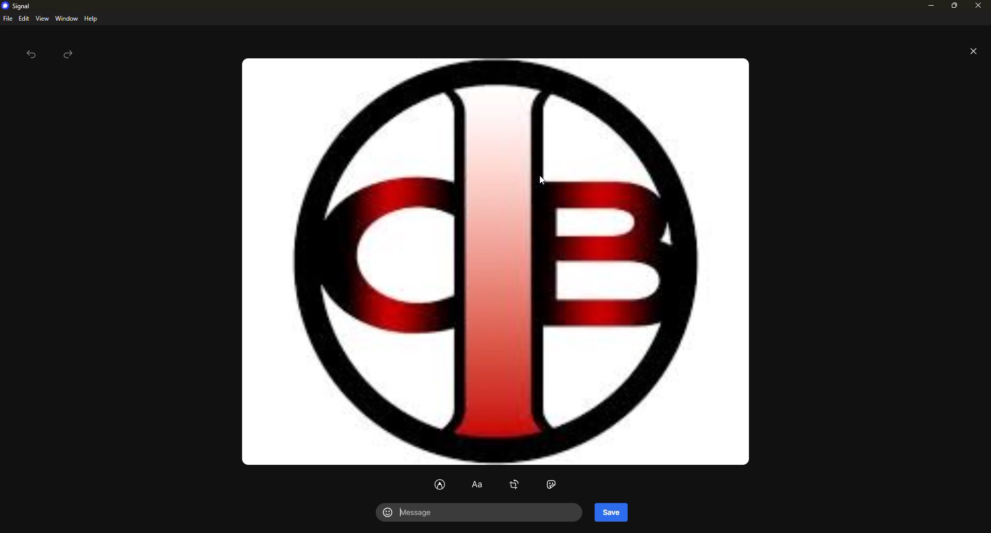  Describe the element at coordinates (90, 19) in the screenshot. I see `help` at that location.